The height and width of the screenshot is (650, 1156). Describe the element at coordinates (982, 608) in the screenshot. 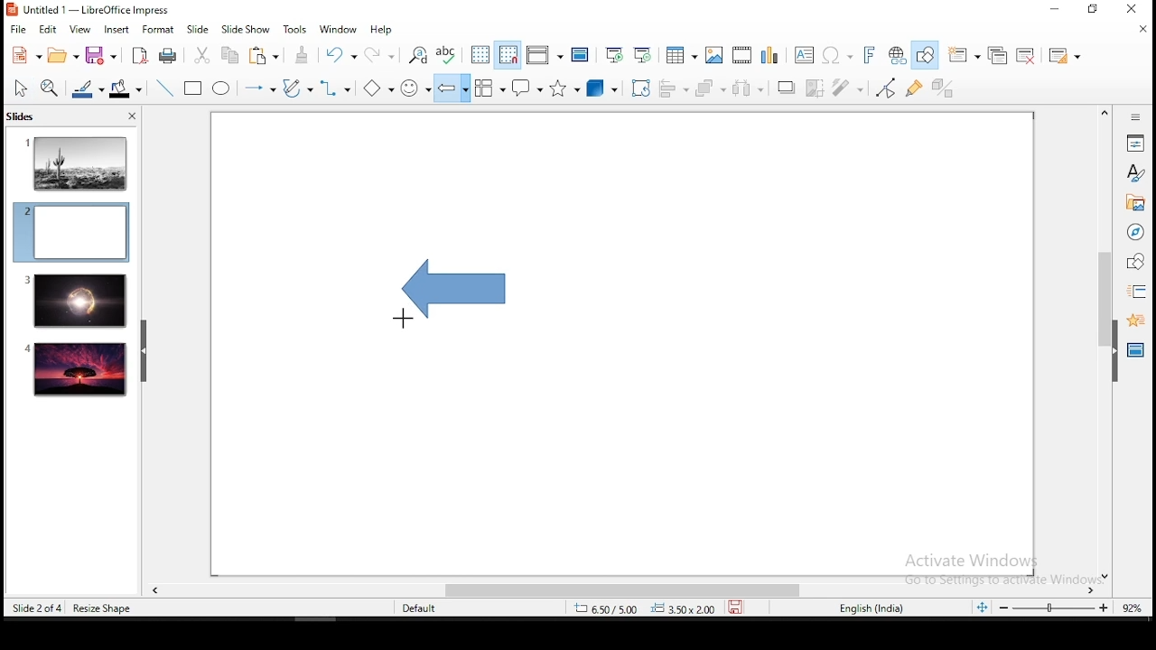

I see `fit to screen` at that location.